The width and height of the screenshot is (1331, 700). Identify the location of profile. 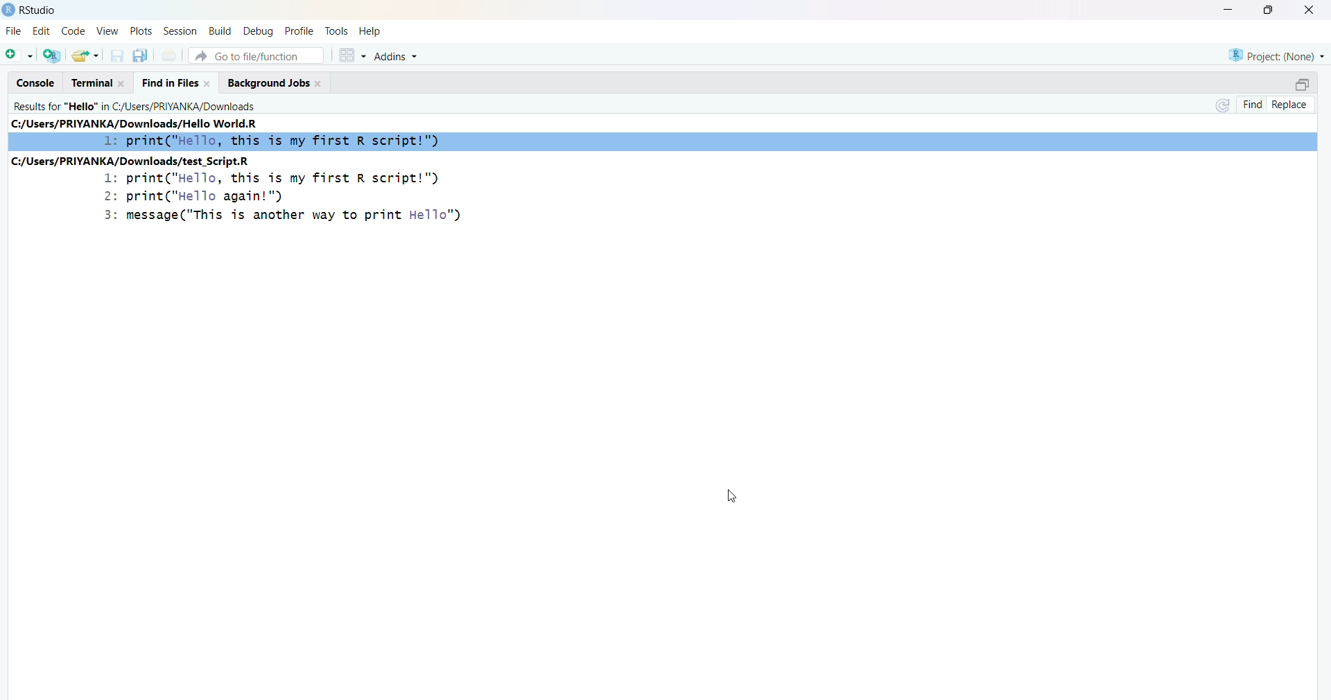
(302, 31).